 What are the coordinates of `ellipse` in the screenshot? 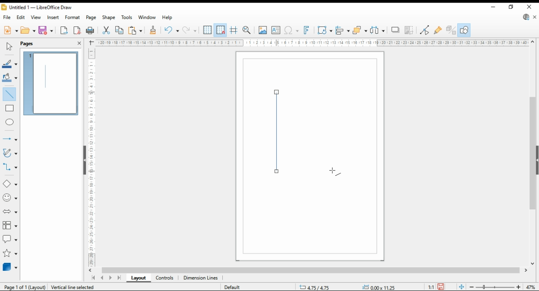 It's located at (11, 122).